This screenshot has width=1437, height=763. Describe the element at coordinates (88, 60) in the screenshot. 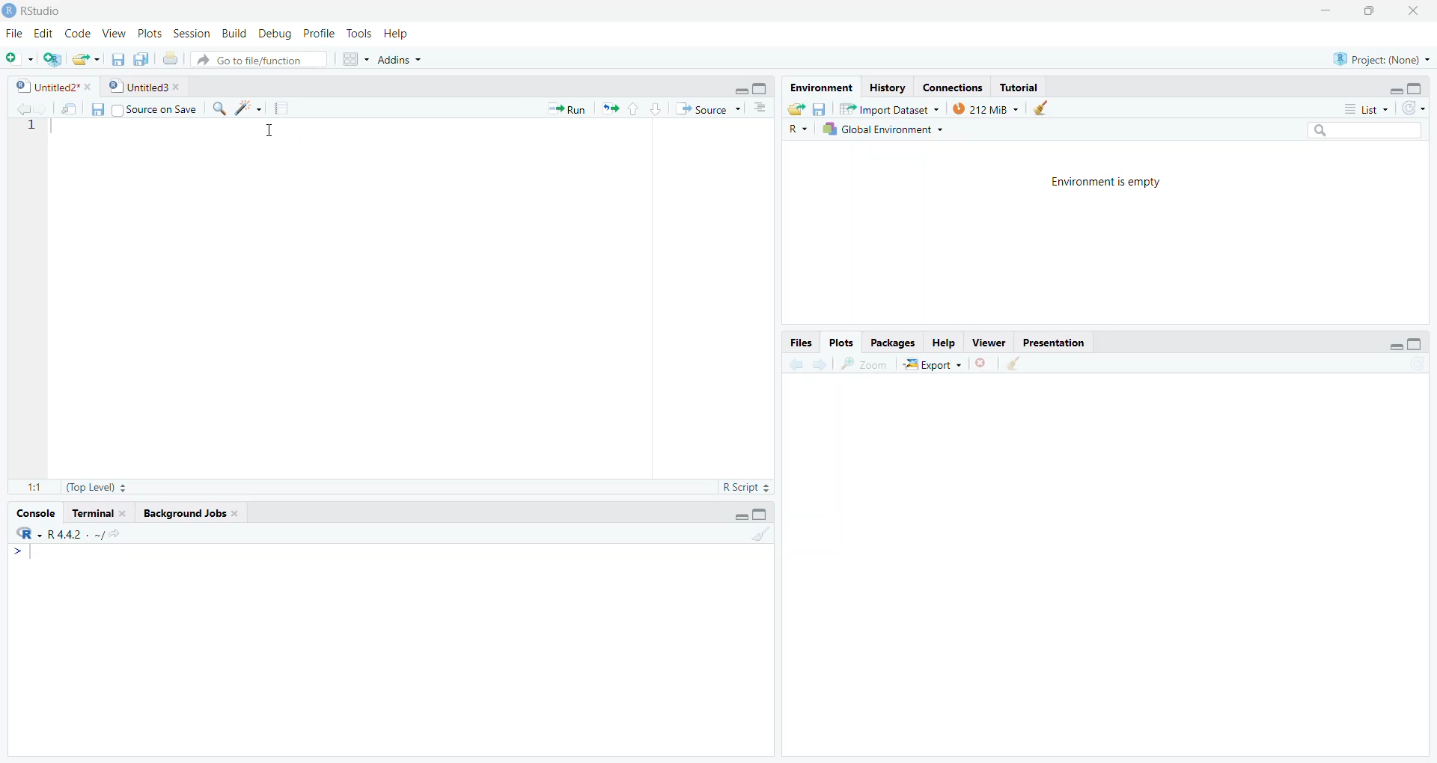

I see `open an existing file` at that location.